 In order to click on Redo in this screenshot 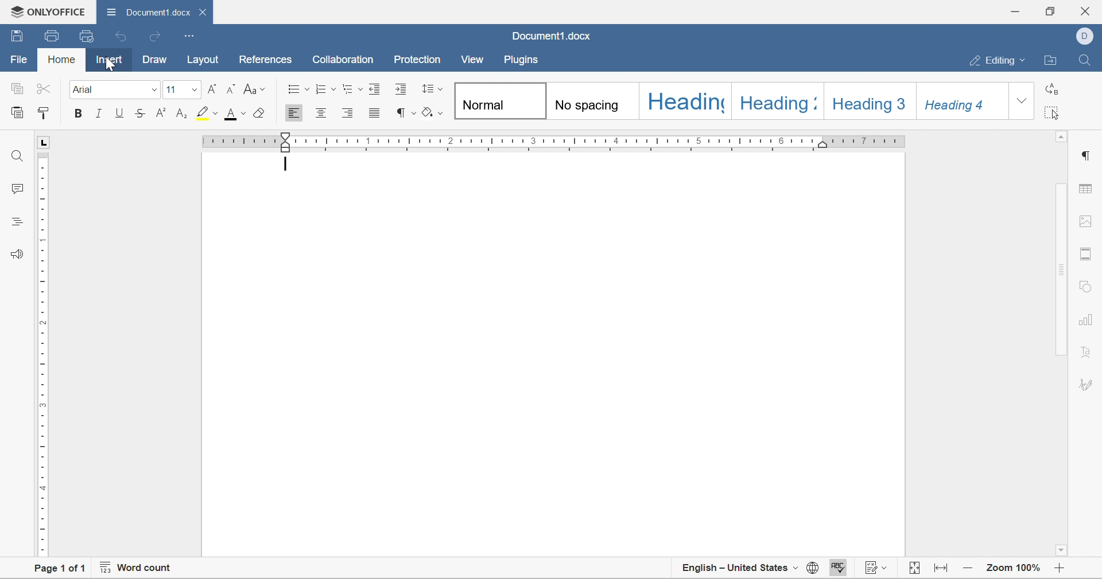, I will do `click(157, 38)`.